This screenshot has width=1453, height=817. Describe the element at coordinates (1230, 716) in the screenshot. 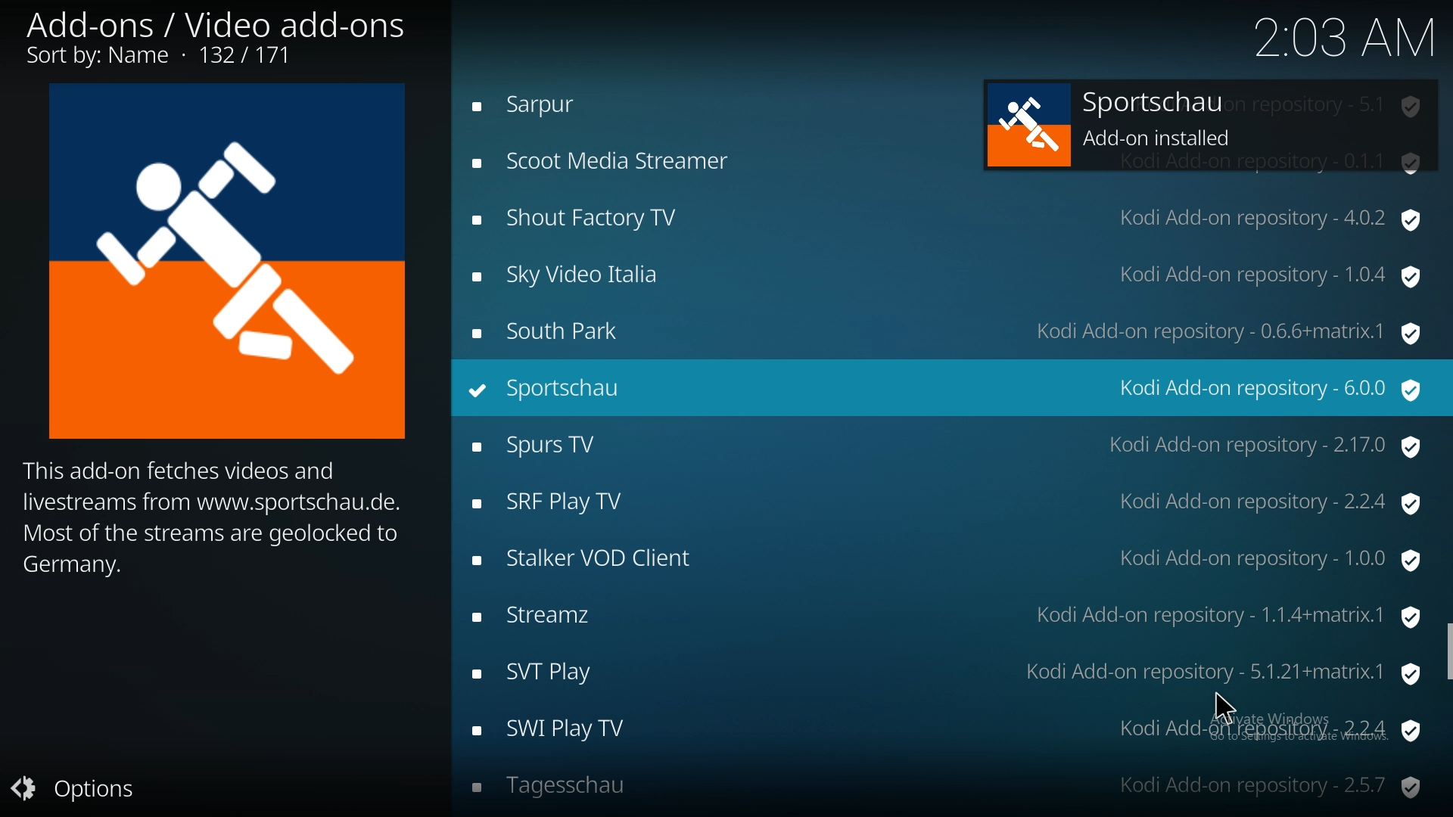

I see `Cursor` at that location.